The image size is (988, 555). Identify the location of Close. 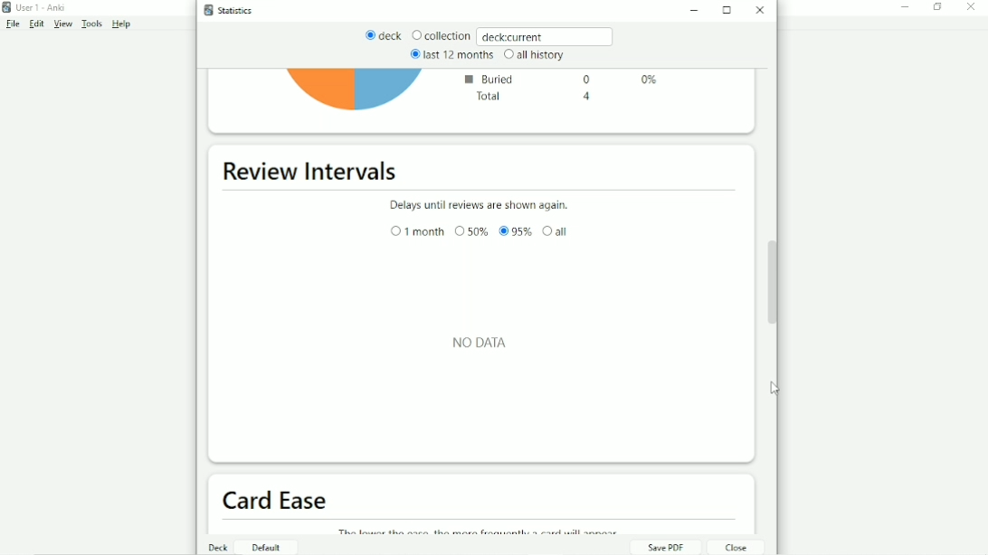
(762, 10).